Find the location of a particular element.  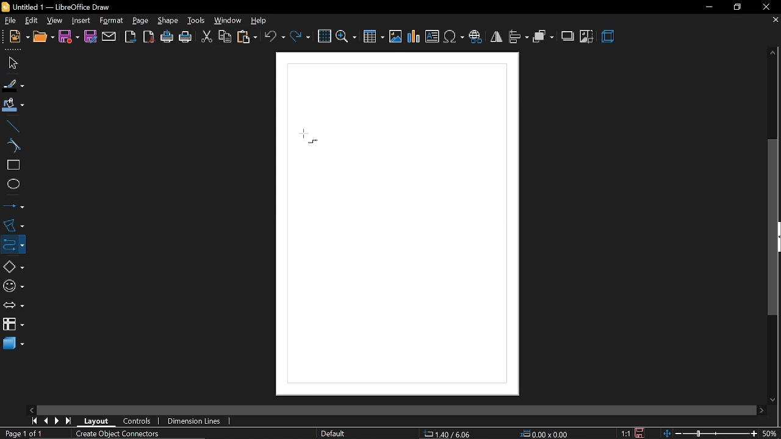

move up is located at coordinates (773, 54).